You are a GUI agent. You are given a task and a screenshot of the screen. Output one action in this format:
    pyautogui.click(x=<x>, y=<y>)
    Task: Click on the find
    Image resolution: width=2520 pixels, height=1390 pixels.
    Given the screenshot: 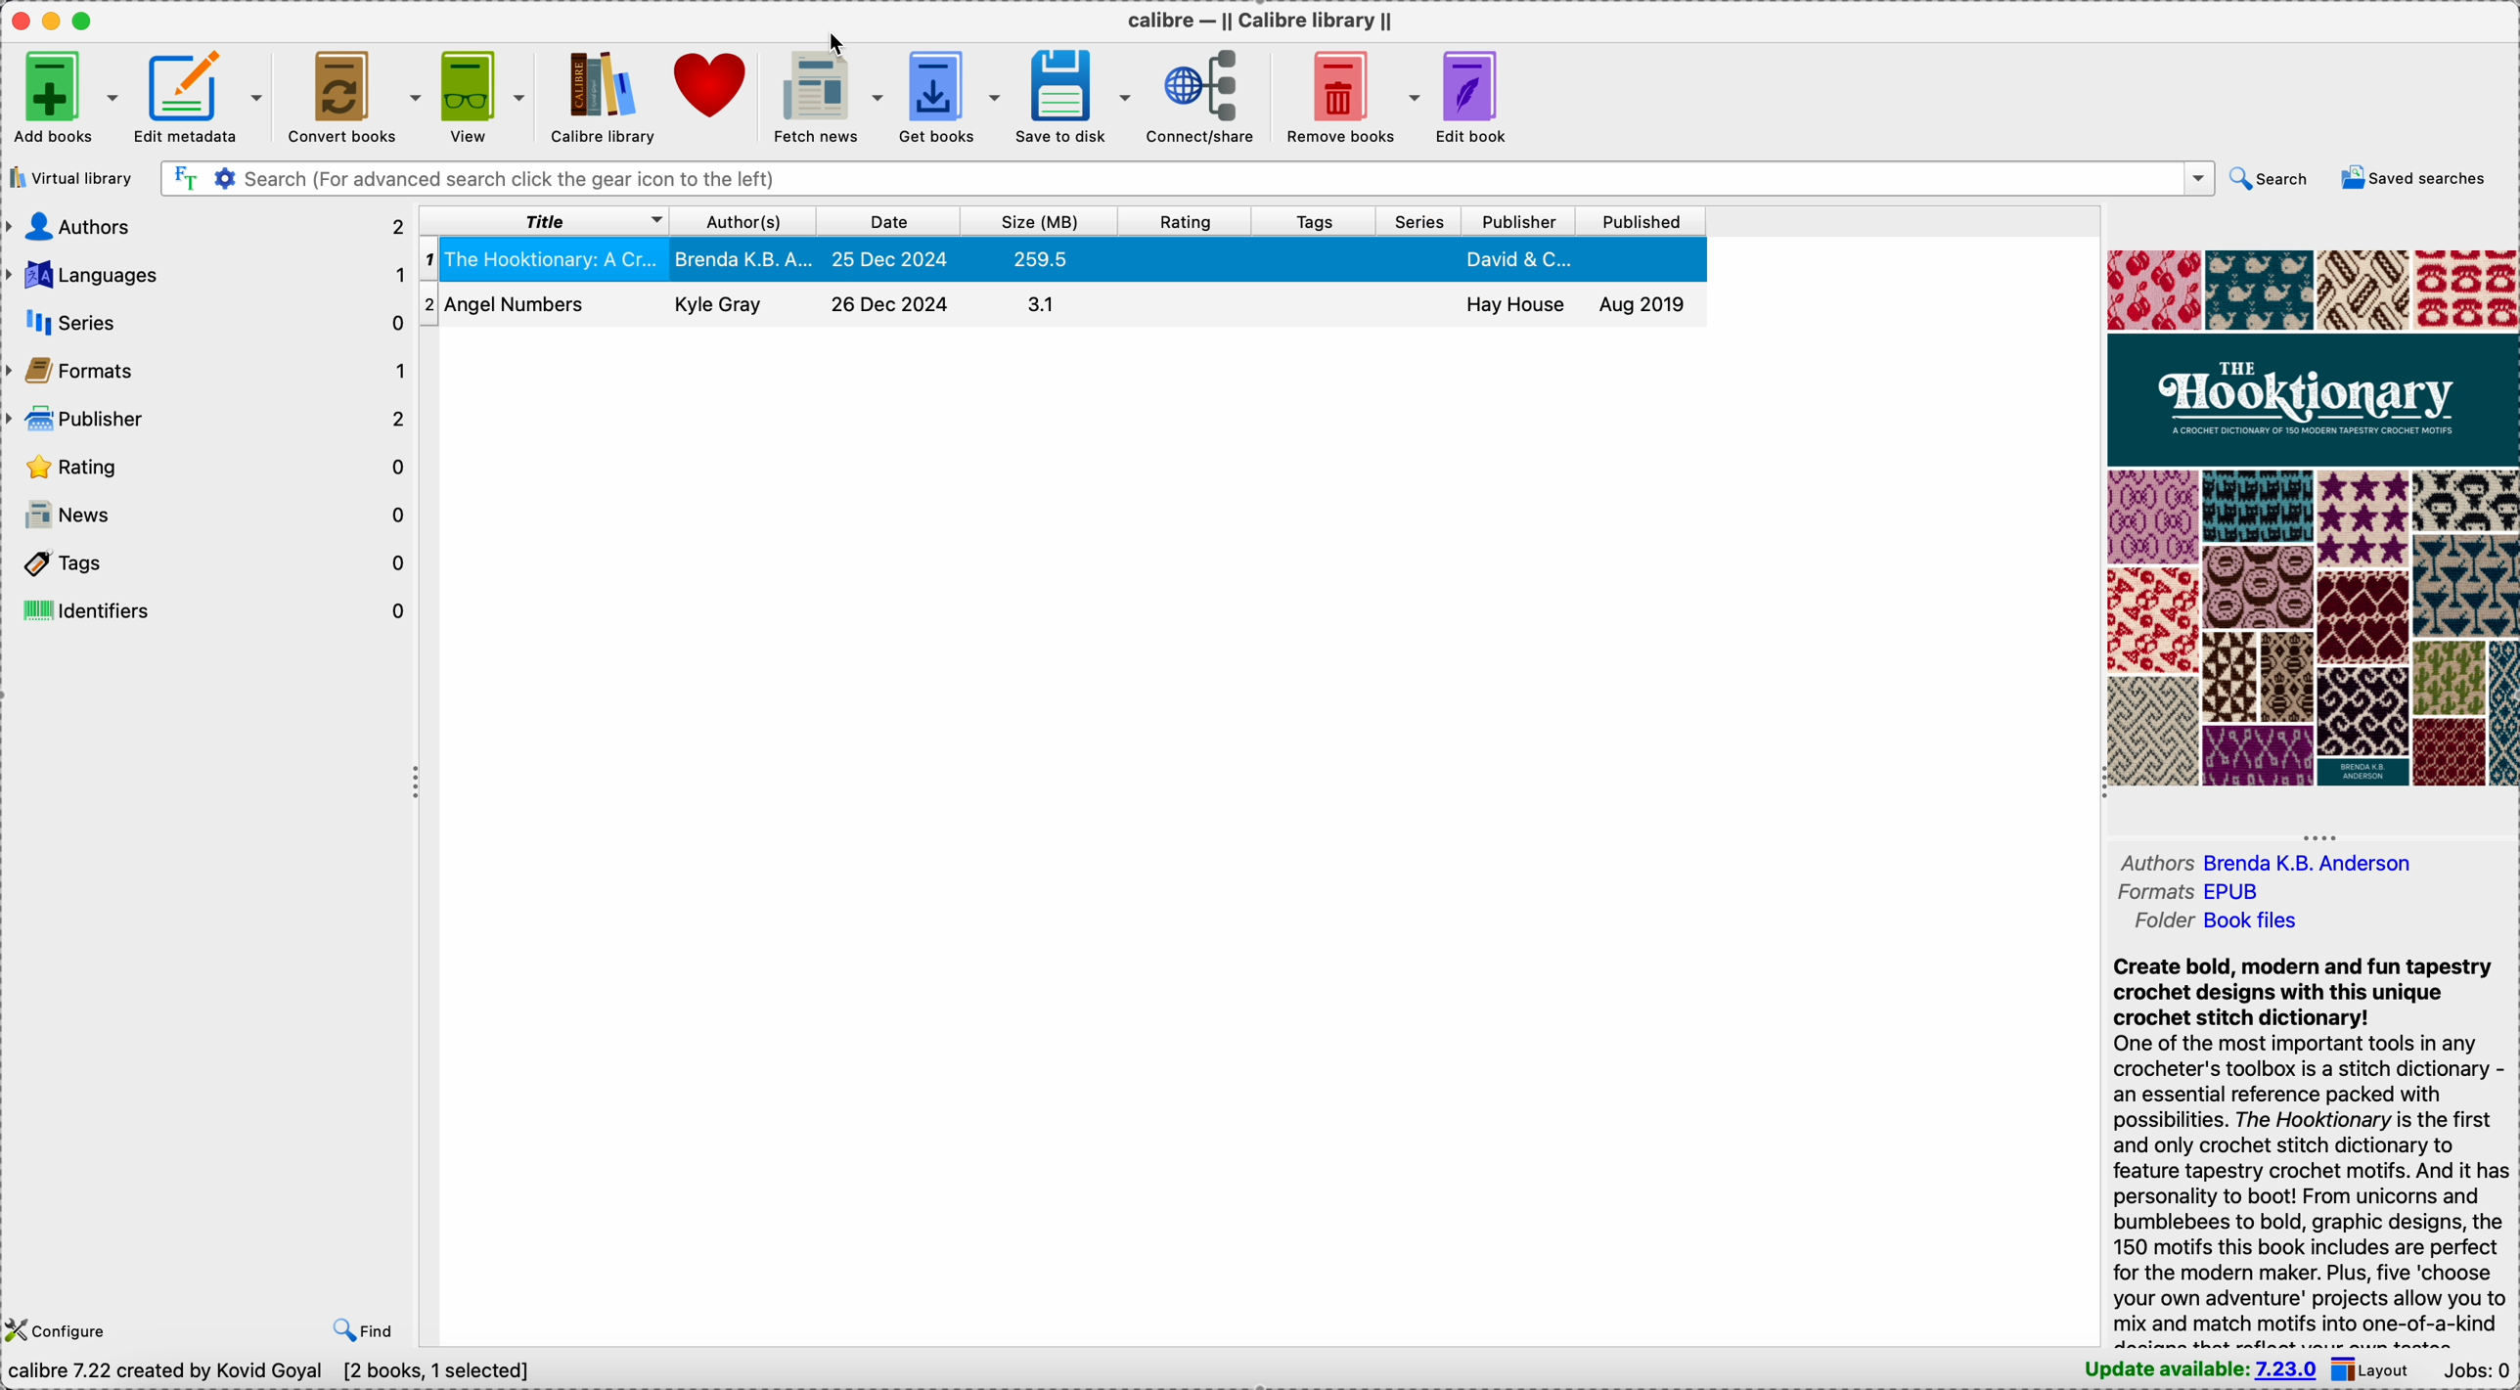 What is the action you would take?
    pyautogui.click(x=359, y=1331)
    